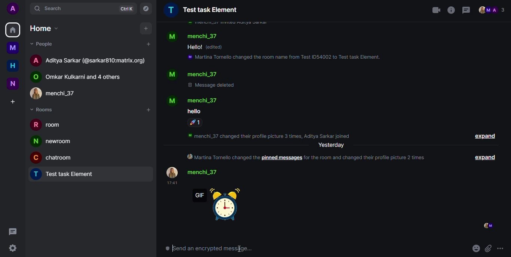 This screenshot has width=511, height=257. Describe the element at coordinates (49, 126) in the screenshot. I see `room` at that location.